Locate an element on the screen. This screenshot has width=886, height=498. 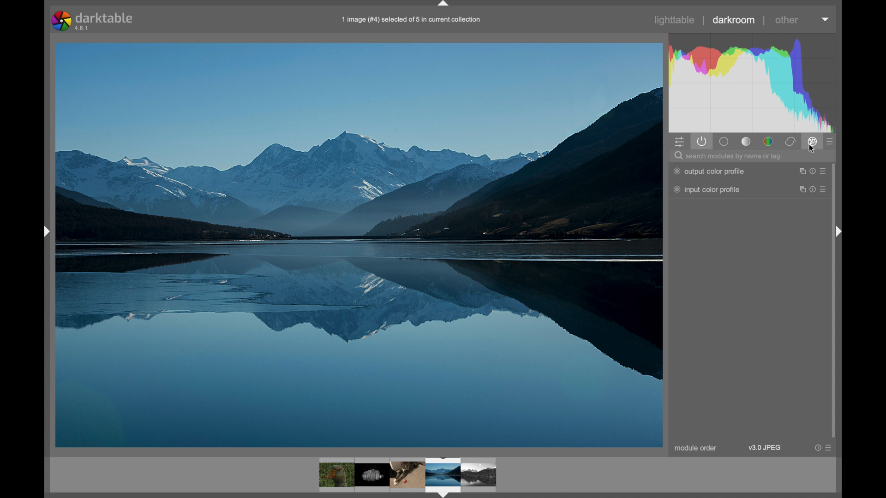
v3.0 jpeg is located at coordinates (765, 448).